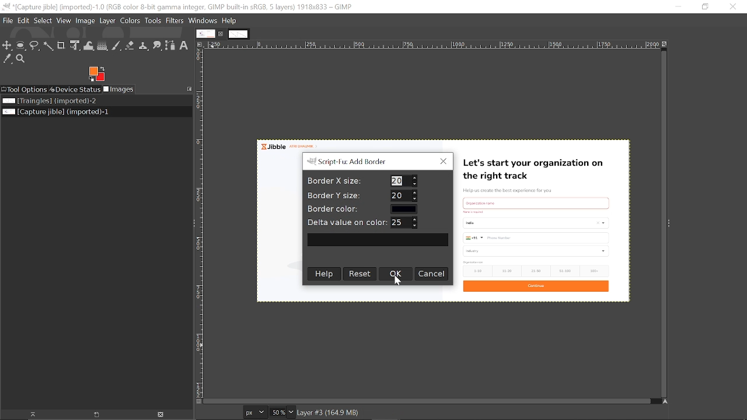 The image size is (747, 420). I want to click on Images, so click(120, 89).